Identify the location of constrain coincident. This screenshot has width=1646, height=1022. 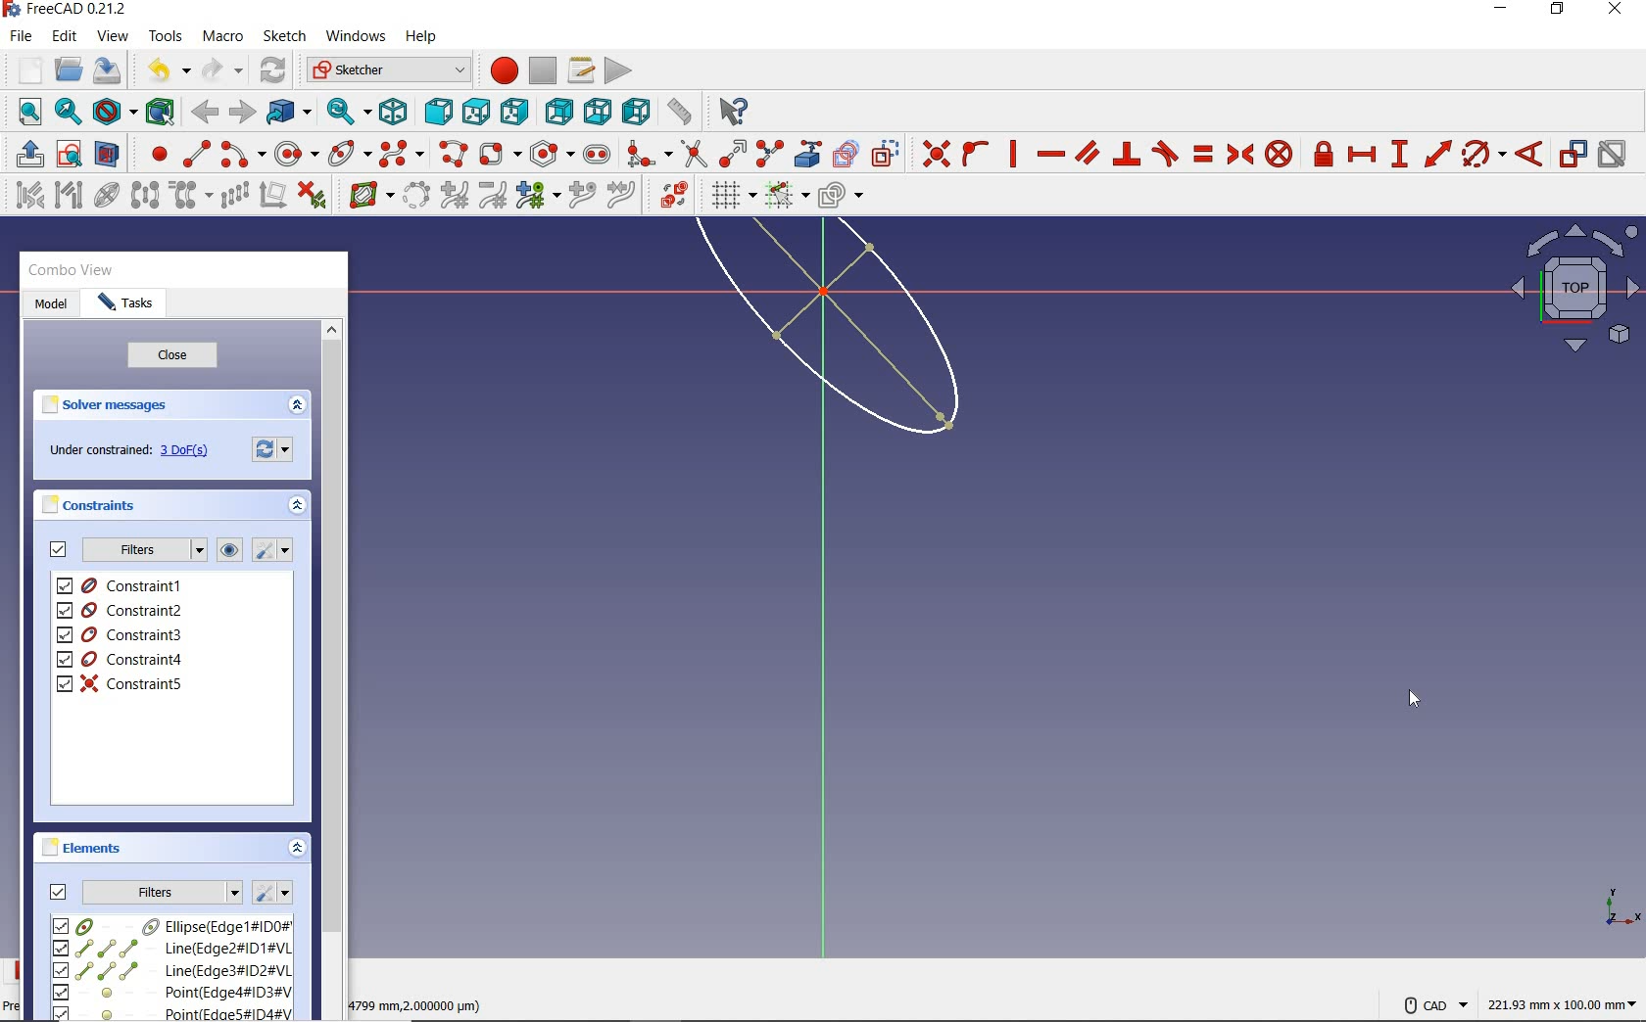
(931, 154).